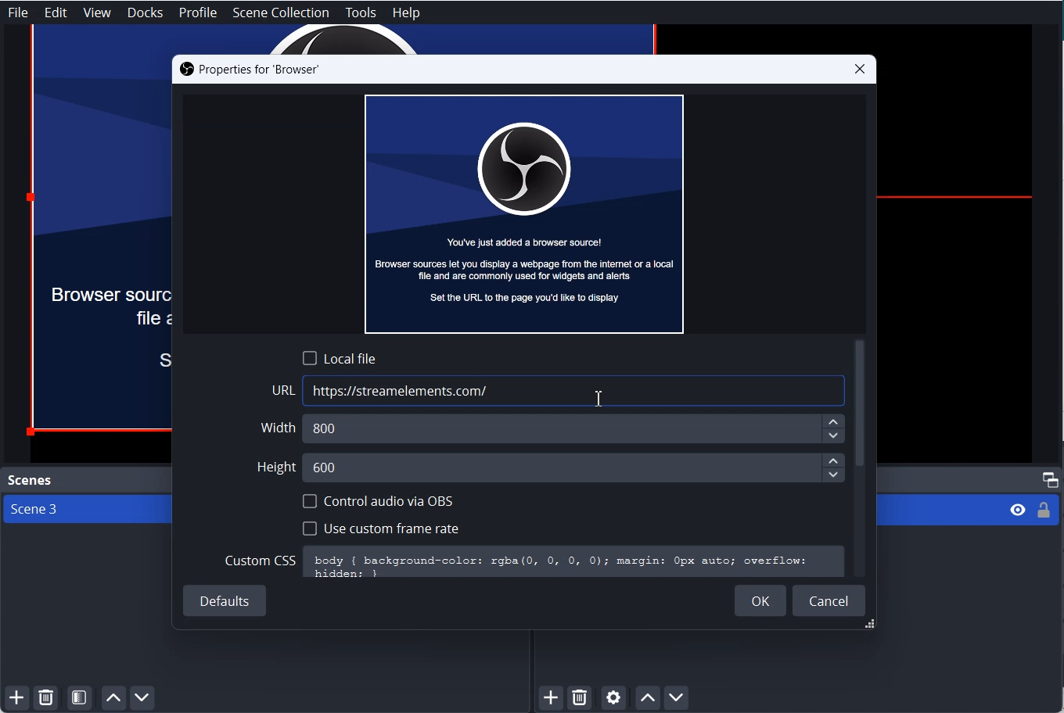 This screenshot has width=1064, height=713. I want to click on insertion cursor, so click(597, 399).